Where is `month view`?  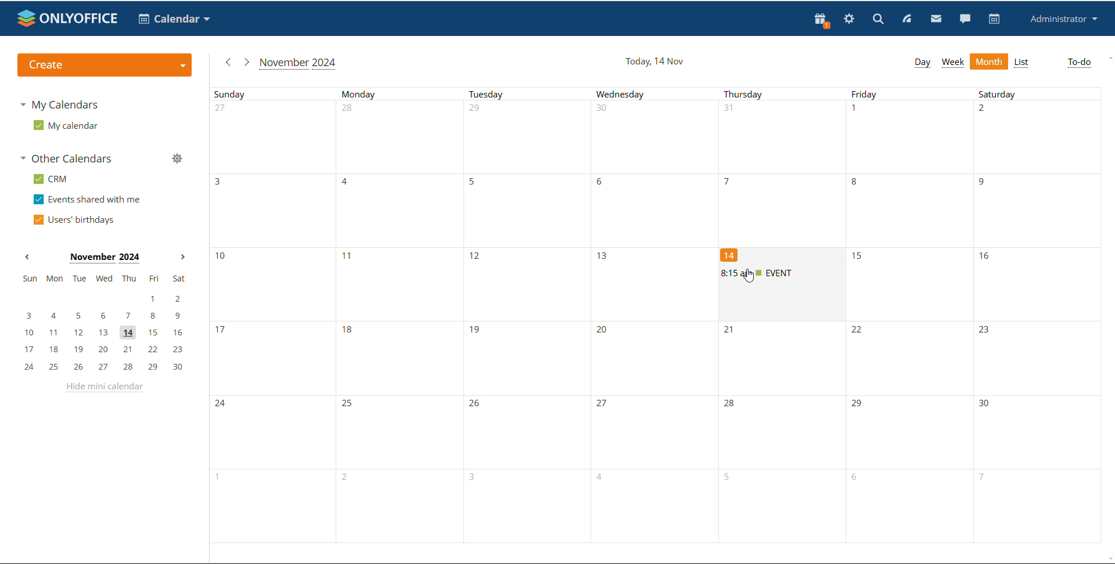 month view is located at coordinates (990, 61).